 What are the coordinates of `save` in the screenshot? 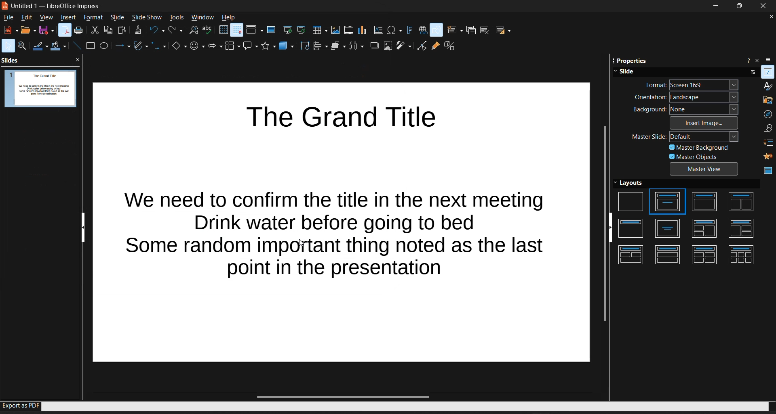 It's located at (46, 30).